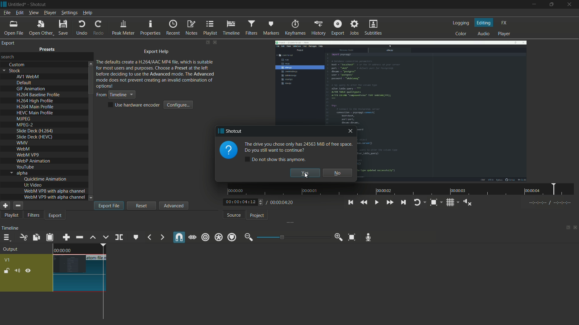  What do you see at coordinates (23, 237) in the screenshot?
I see `cut` at bounding box center [23, 237].